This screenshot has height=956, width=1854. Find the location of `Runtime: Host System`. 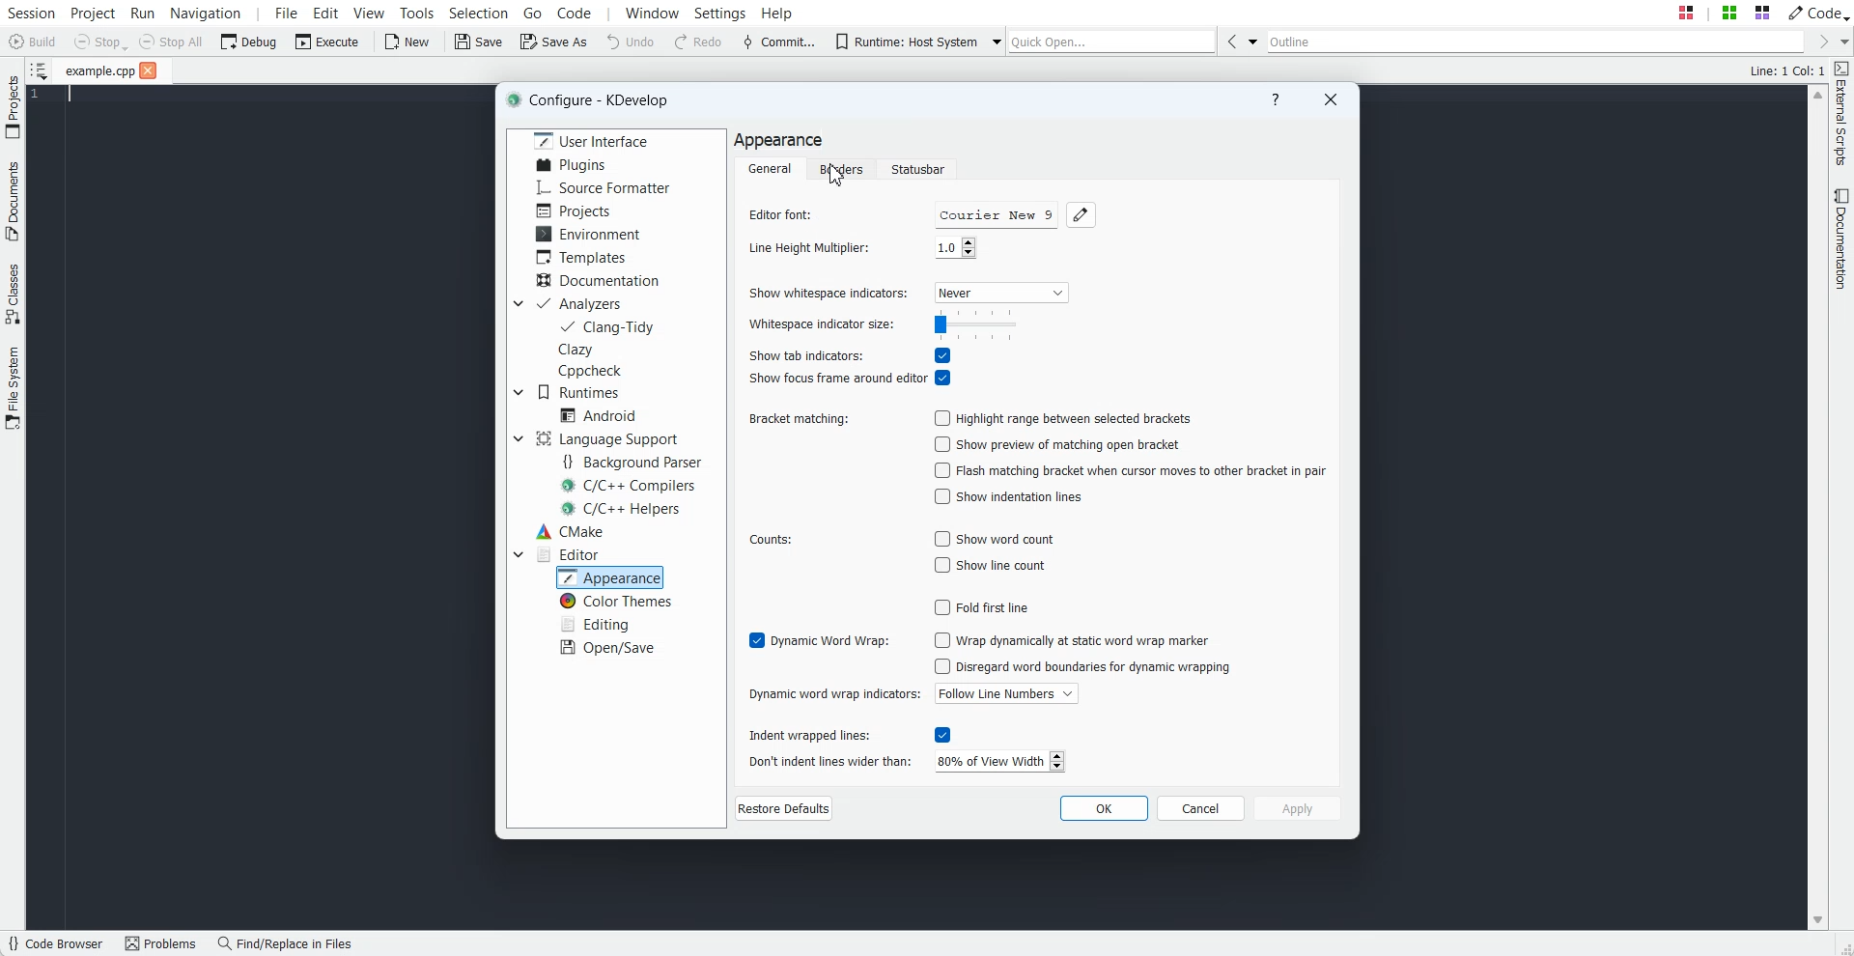

Runtime: Host System is located at coordinates (904, 42).